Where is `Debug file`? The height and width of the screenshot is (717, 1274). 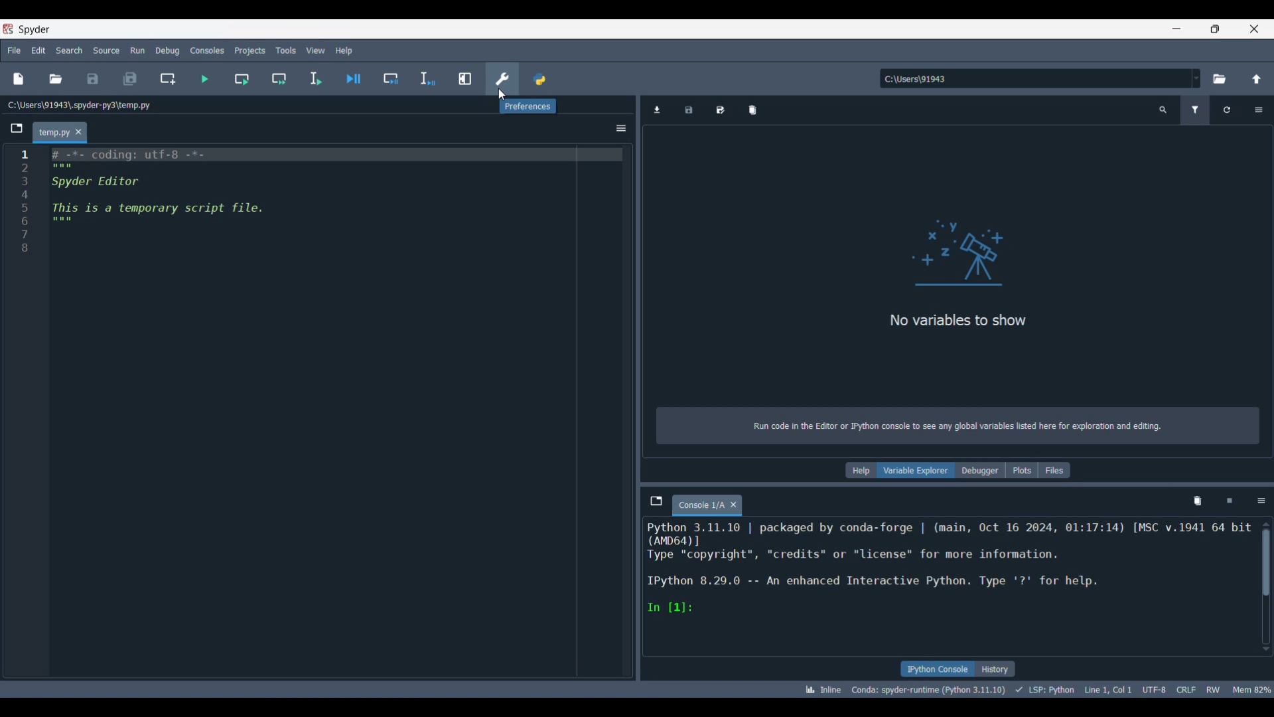 Debug file is located at coordinates (354, 78).